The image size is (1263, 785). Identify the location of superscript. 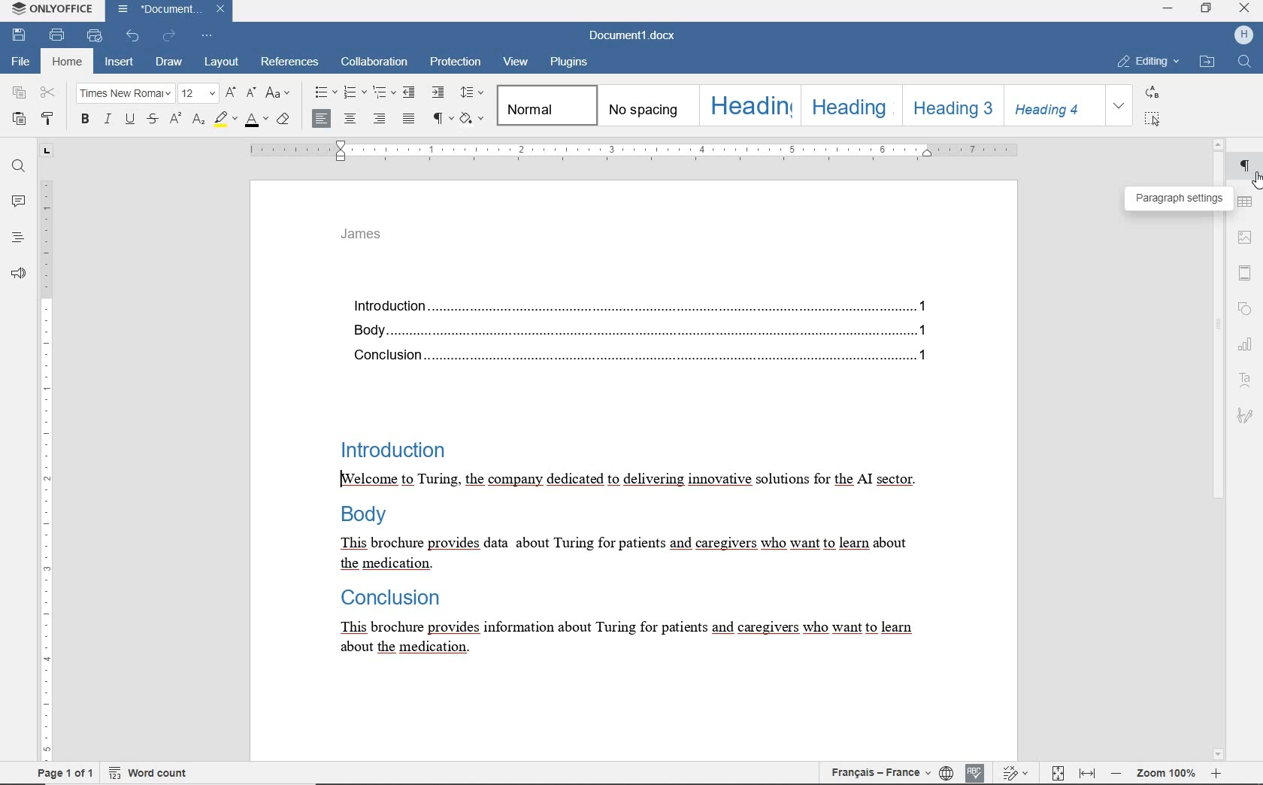
(176, 120).